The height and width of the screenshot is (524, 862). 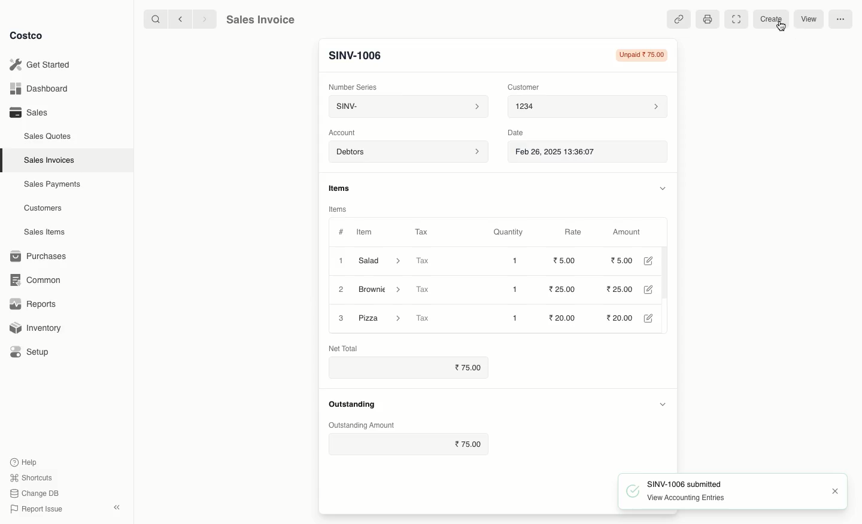 What do you see at coordinates (380, 290) in the screenshot?
I see `Brownie` at bounding box center [380, 290].